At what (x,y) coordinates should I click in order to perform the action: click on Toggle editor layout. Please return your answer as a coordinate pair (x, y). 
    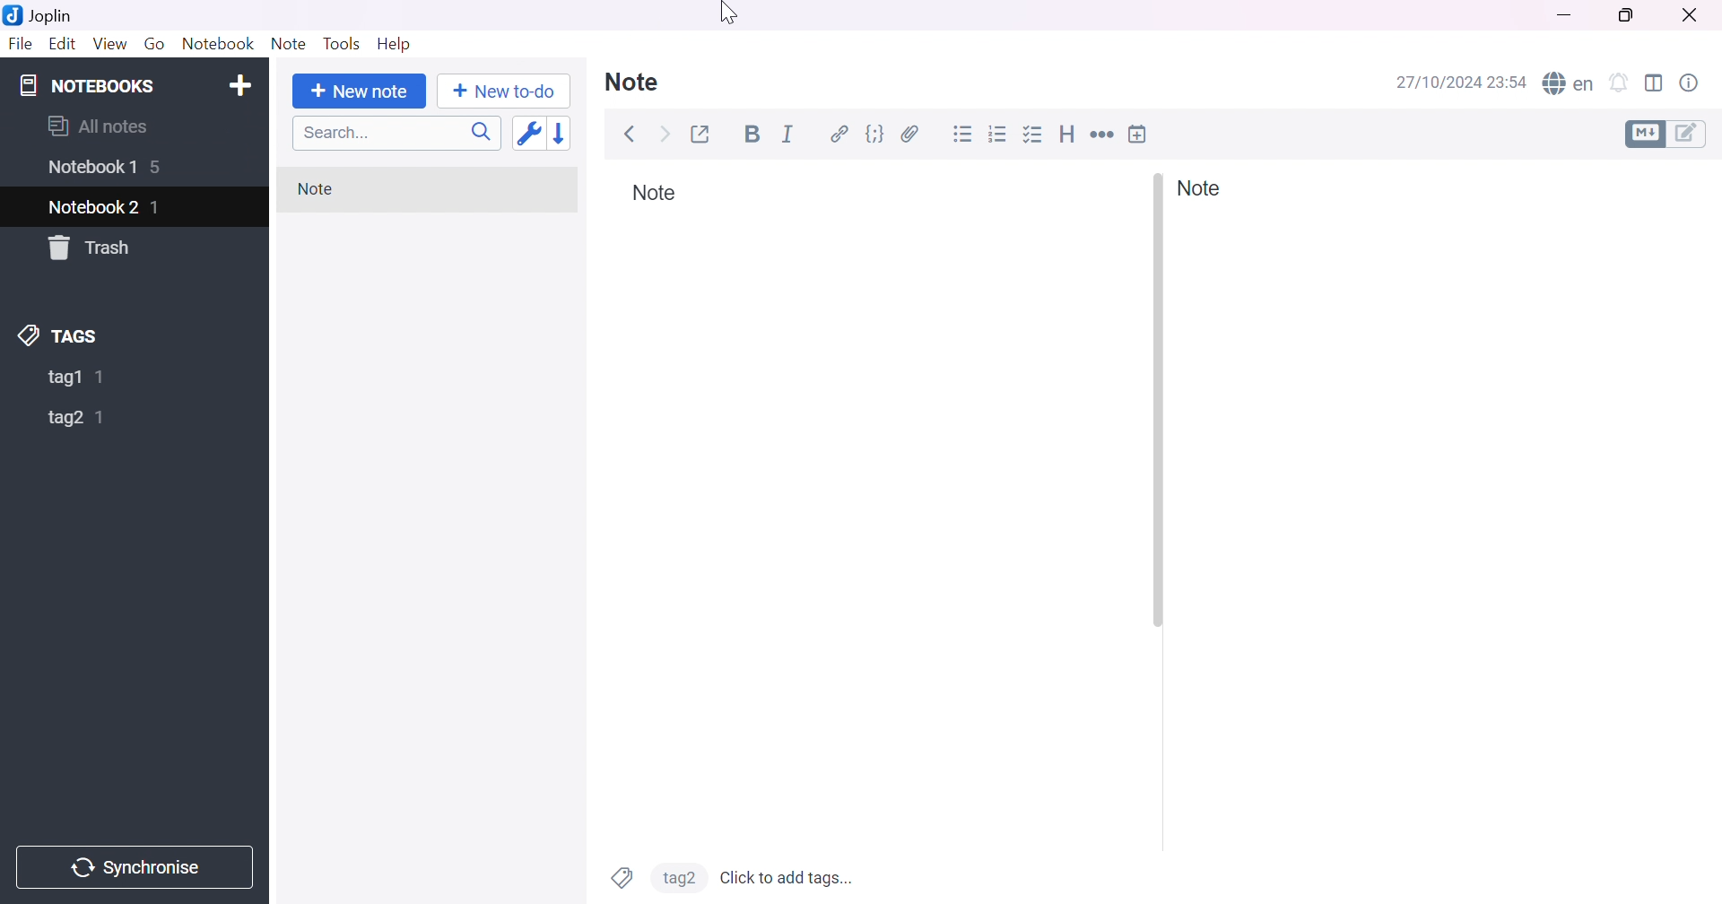
    Looking at the image, I should click on (1657, 84).